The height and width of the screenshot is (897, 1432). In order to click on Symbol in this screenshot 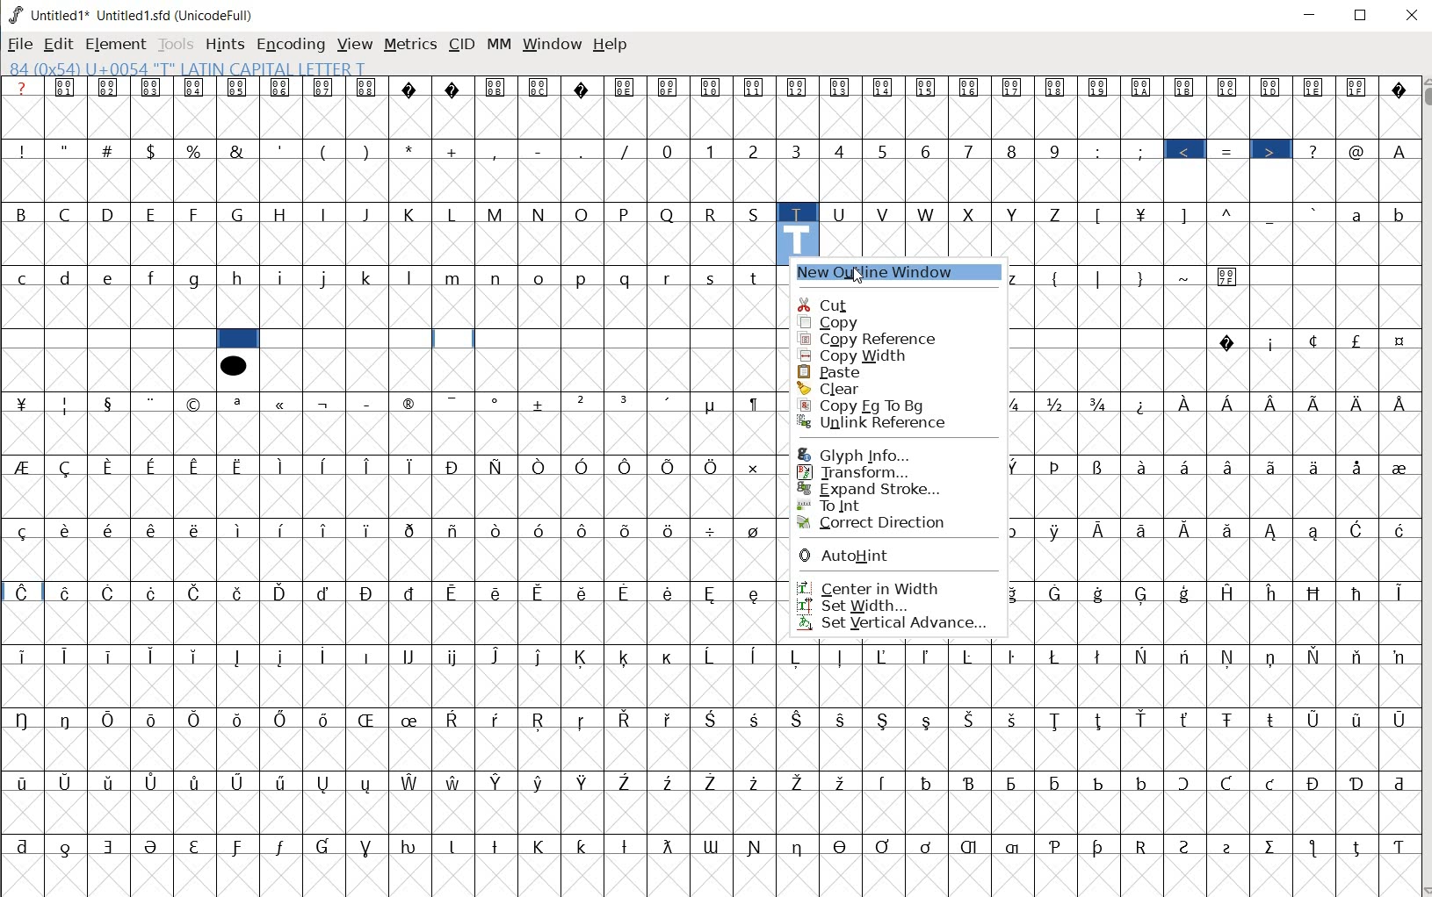, I will do `click(1358, 846)`.